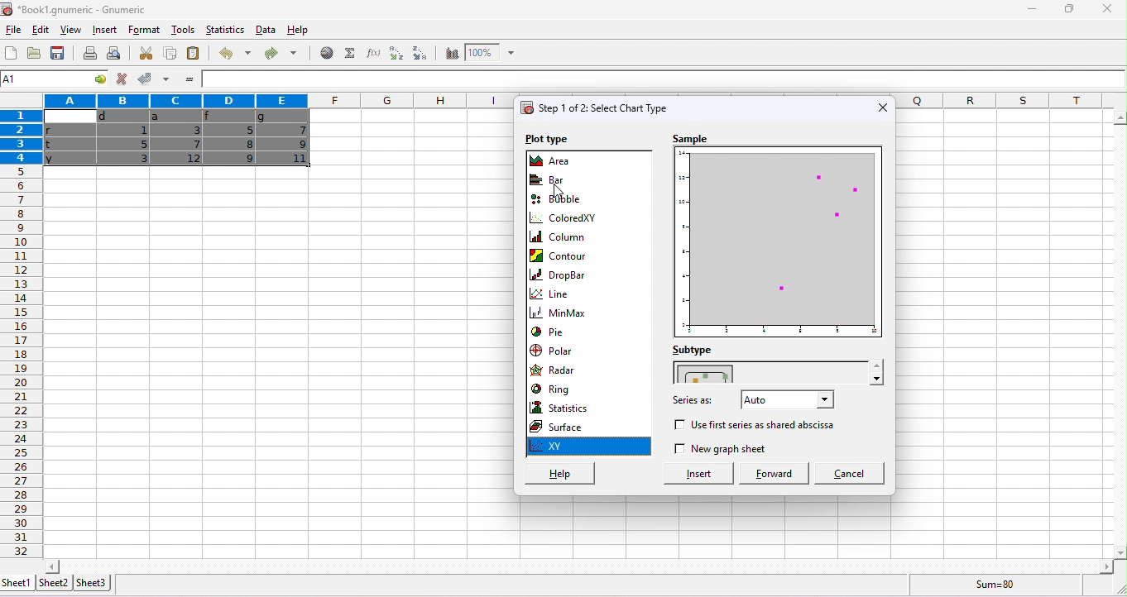 The height and width of the screenshot is (597, 1127). Describe the element at coordinates (551, 332) in the screenshot. I see `pie` at that location.